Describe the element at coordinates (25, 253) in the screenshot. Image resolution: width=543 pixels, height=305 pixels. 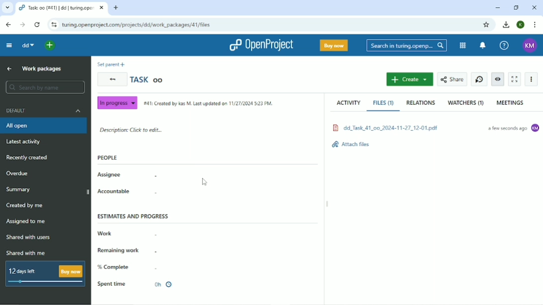
I see `Shared with me` at that location.